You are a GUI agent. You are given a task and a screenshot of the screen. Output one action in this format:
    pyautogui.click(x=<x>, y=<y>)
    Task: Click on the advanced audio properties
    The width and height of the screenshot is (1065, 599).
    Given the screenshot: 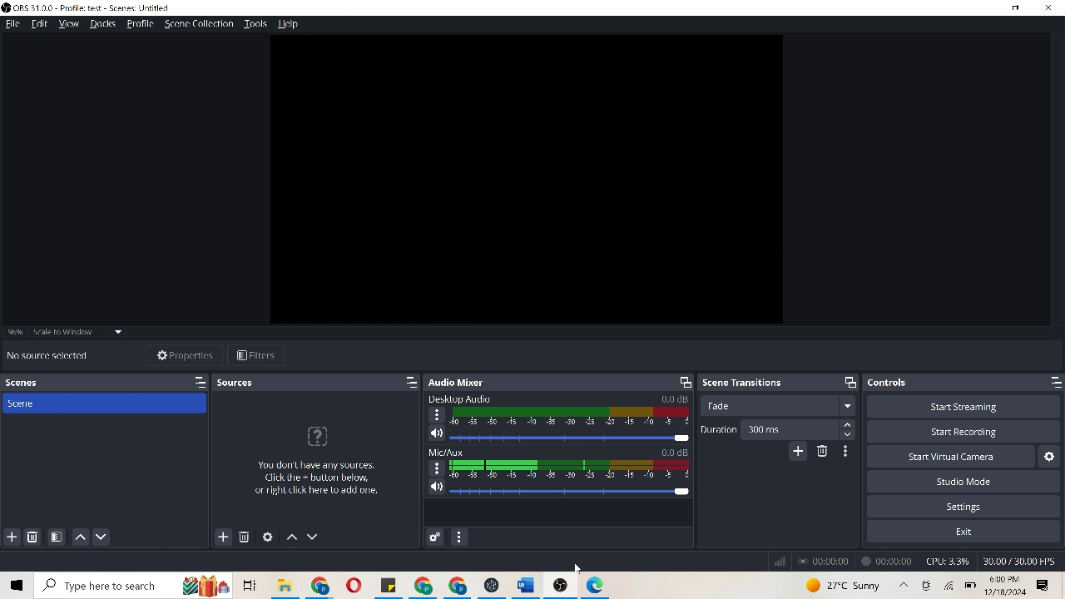 What is the action you would take?
    pyautogui.click(x=433, y=537)
    